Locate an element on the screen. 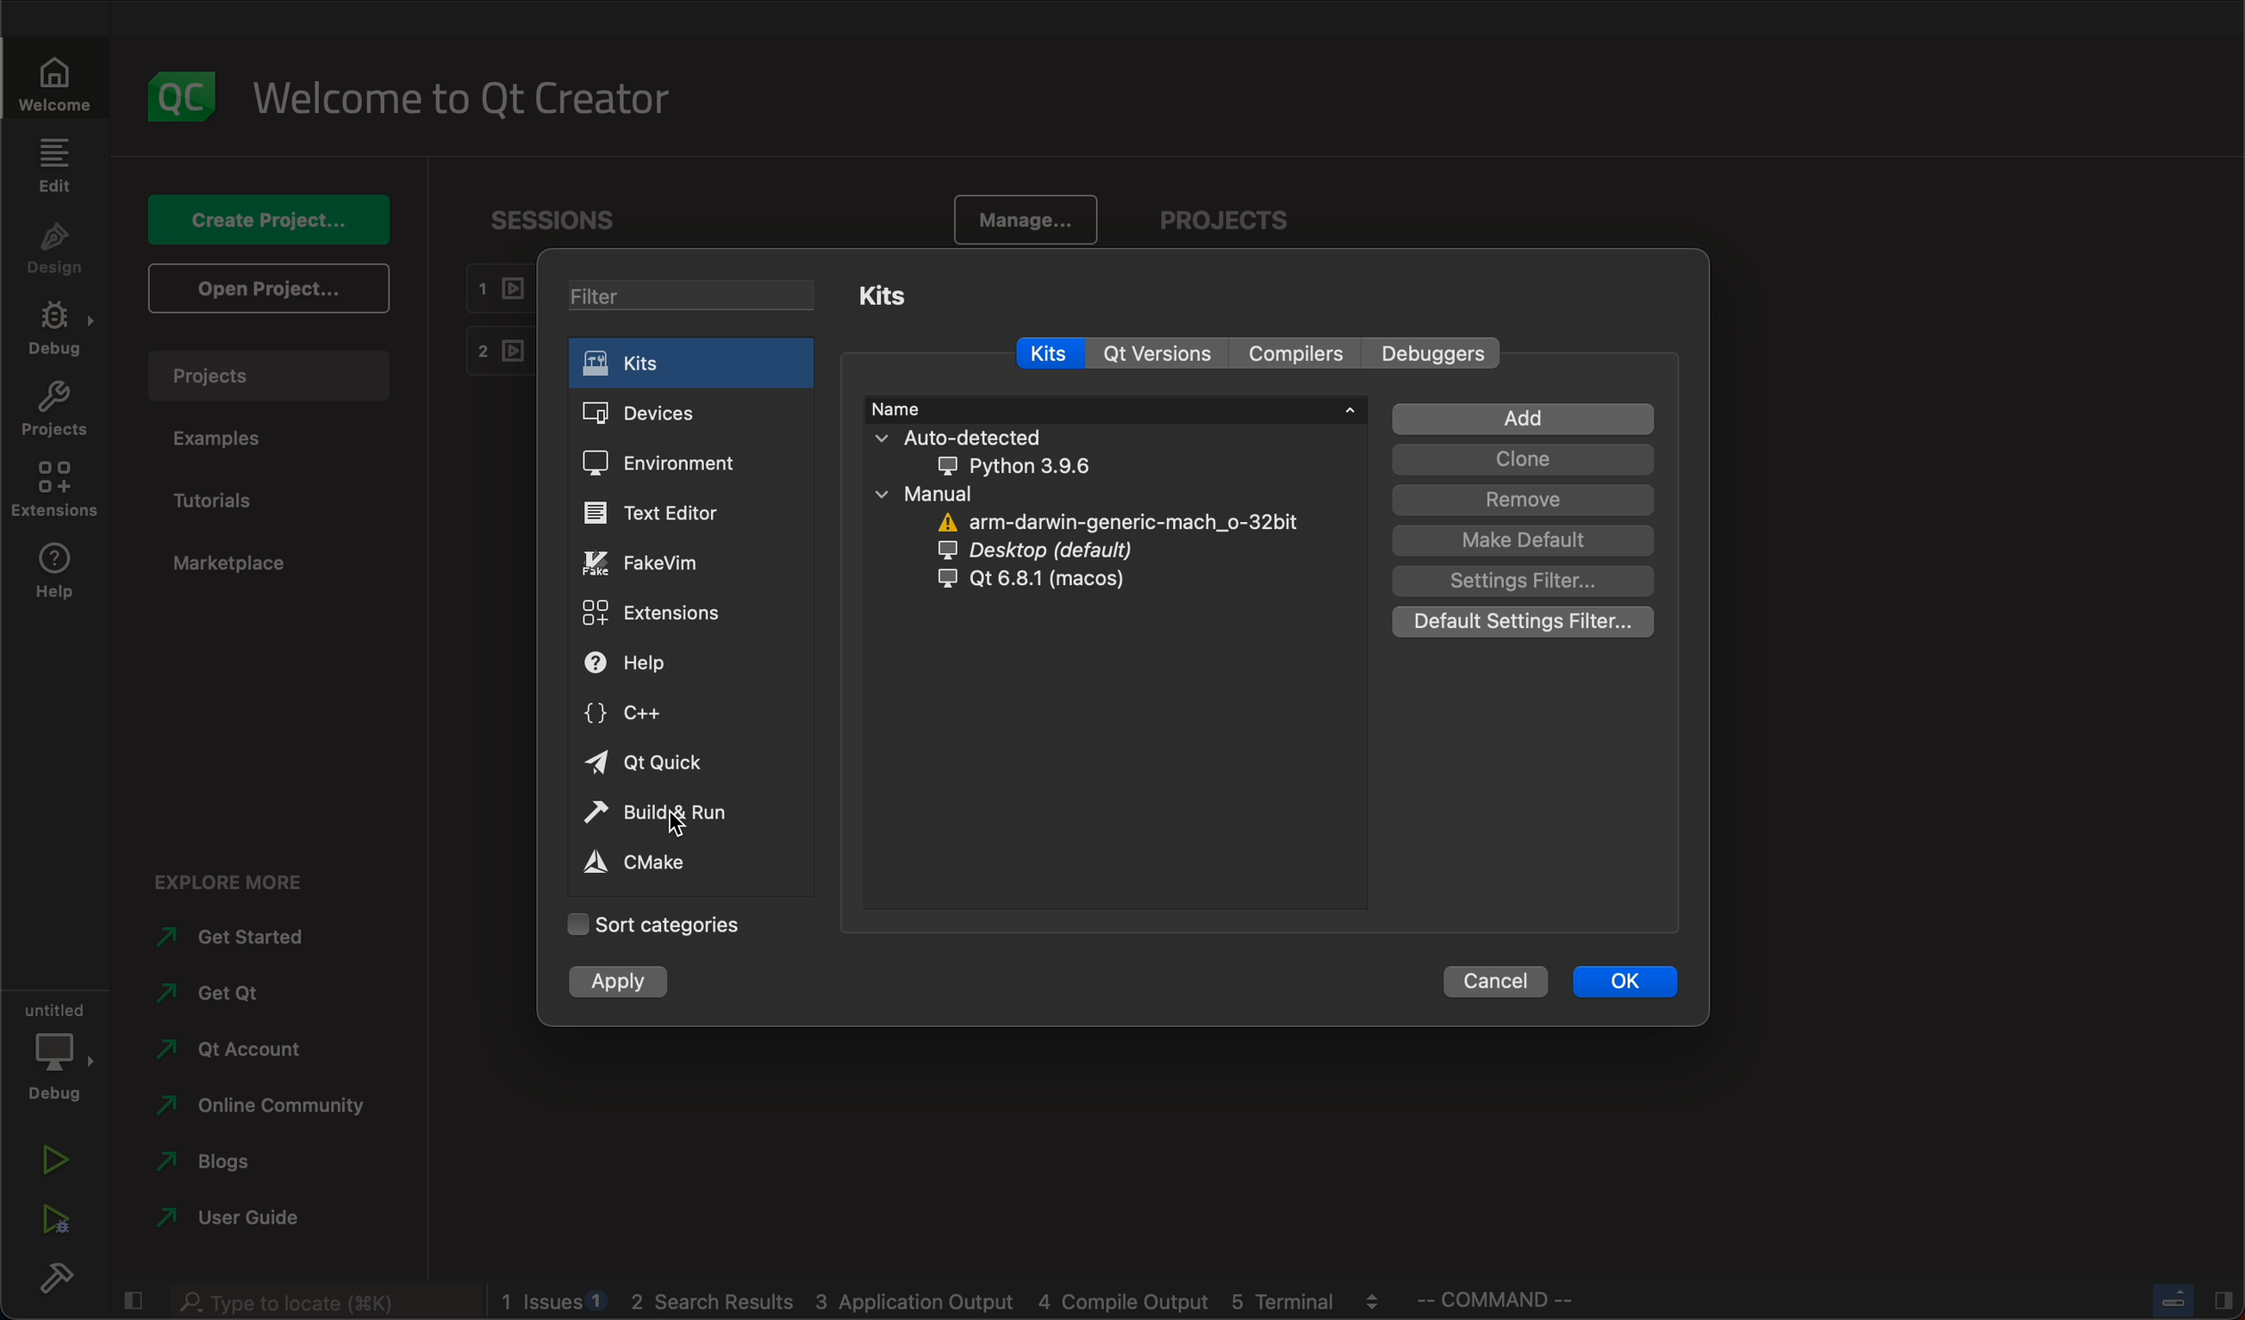 Image resolution: width=2245 pixels, height=1320 pixels. welcome is located at coordinates (468, 99).